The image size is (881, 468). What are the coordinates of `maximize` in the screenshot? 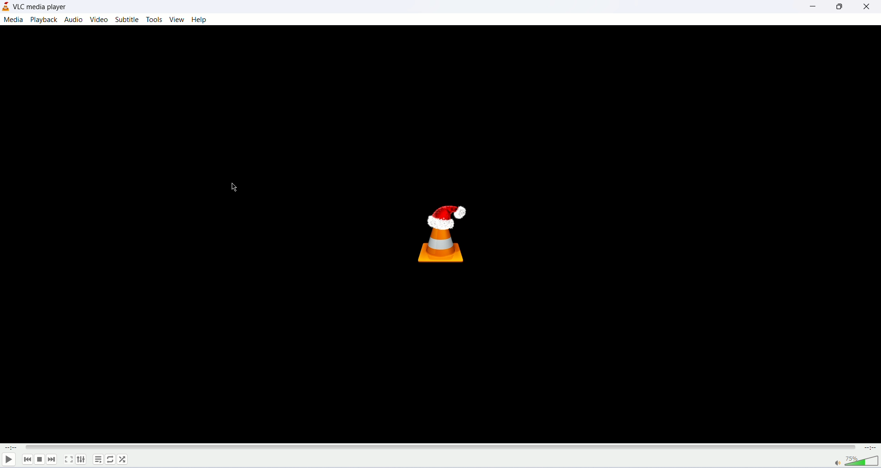 It's located at (842, 6).